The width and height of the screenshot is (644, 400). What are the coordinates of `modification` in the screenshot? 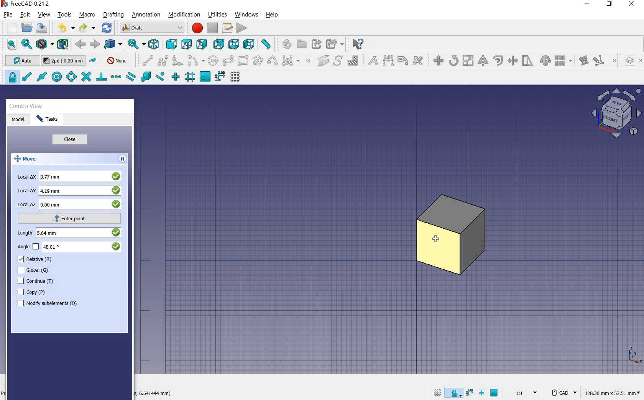 It's located at (184, 15).